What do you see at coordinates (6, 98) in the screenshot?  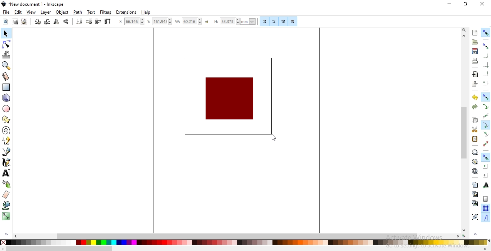 I see `create 3d boxes` at bounding box center [6, 98].